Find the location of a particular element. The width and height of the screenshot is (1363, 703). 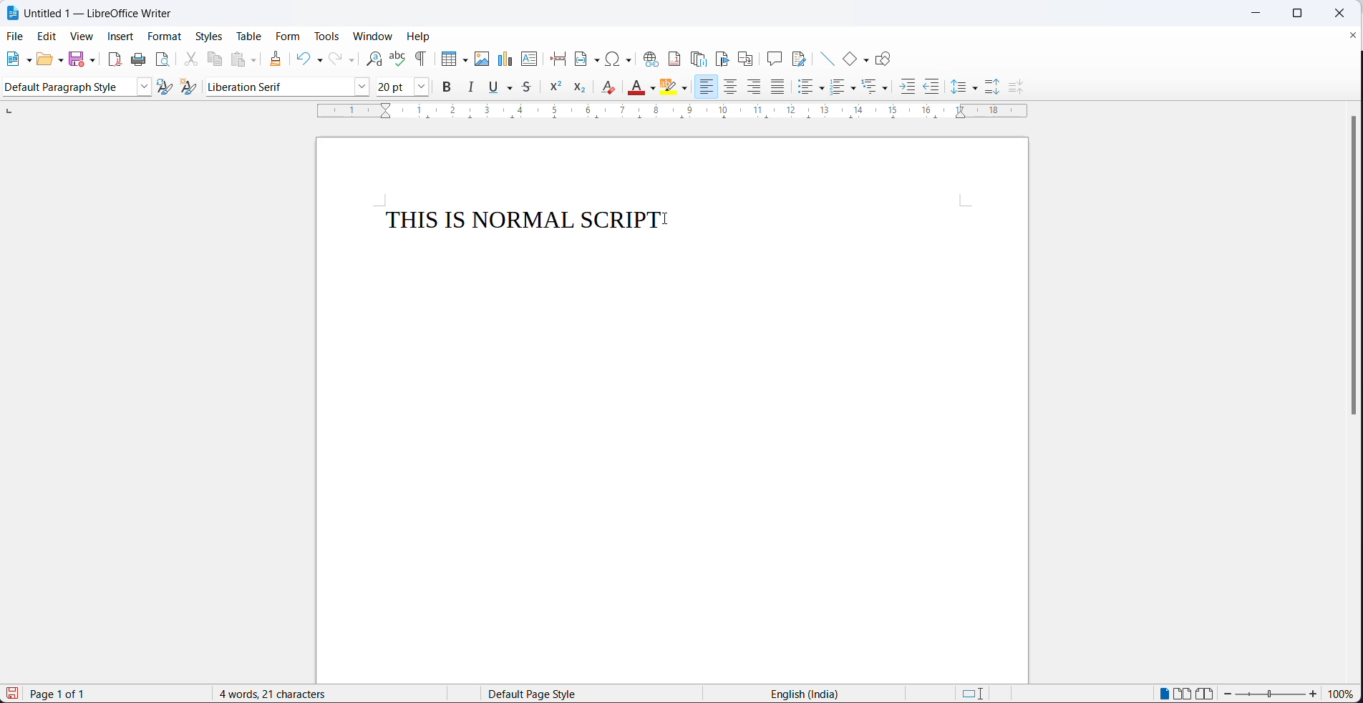

italic is located at coordinates (470, 87).